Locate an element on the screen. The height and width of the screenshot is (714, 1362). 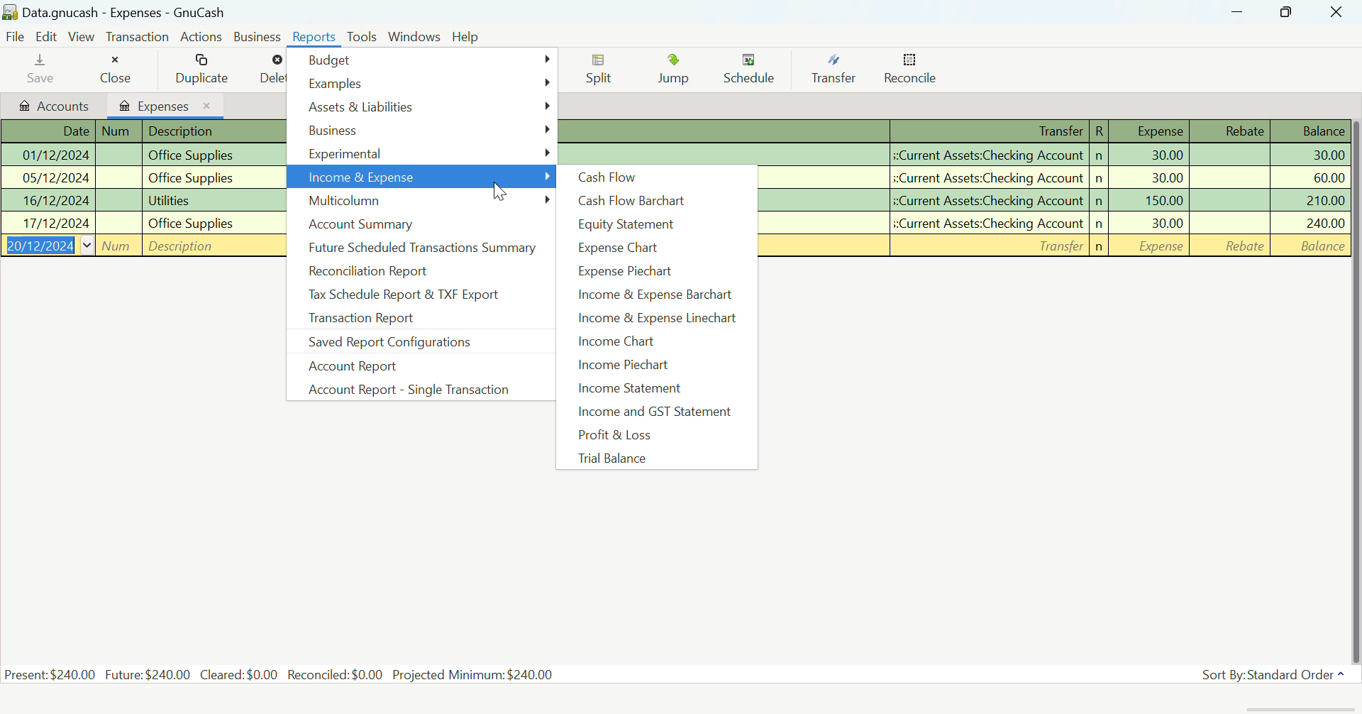
Minimize is located at coordinates (1285, 11).